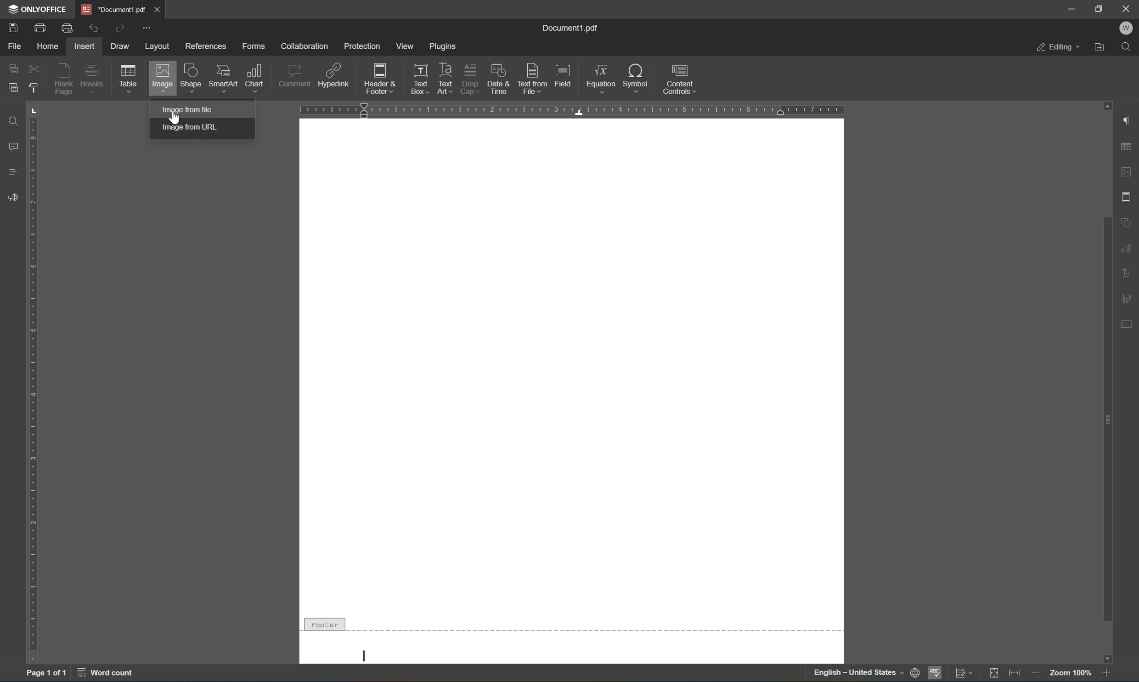  What do you see at coordinates (1058, 46) in the screenshot?
I see `editing` at bounding box center [1058, 46].